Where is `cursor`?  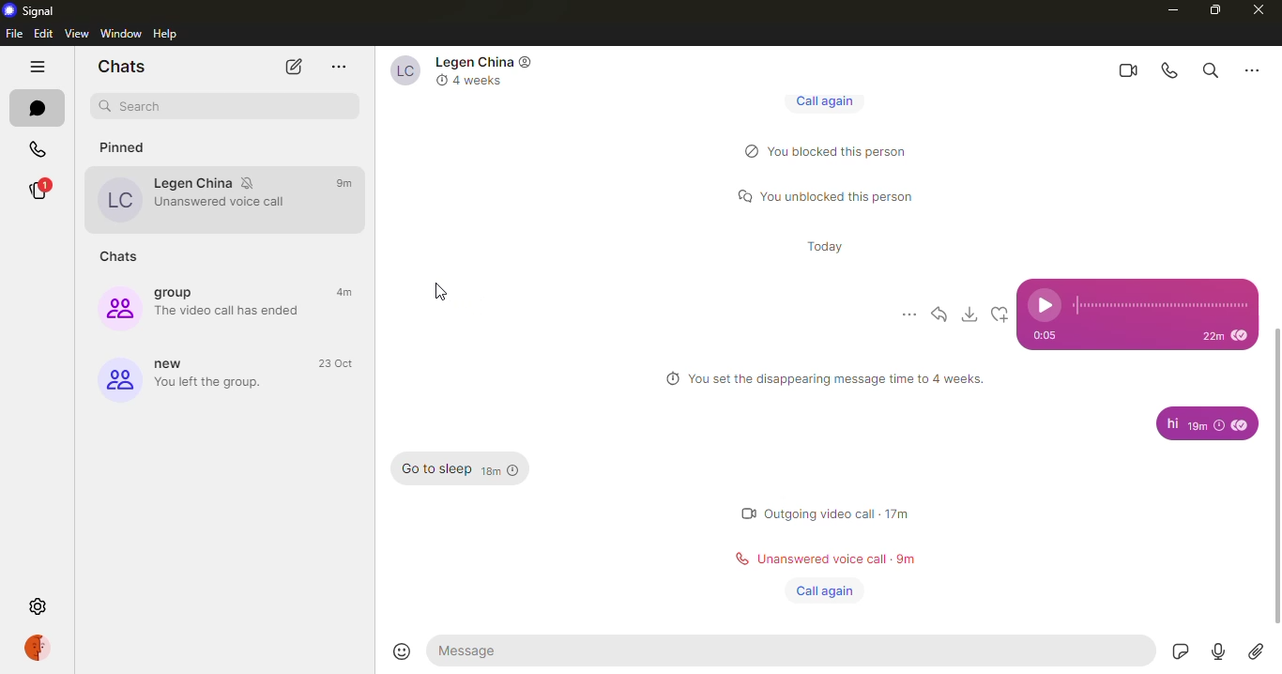 cursor is located at coordinates (439, 294).